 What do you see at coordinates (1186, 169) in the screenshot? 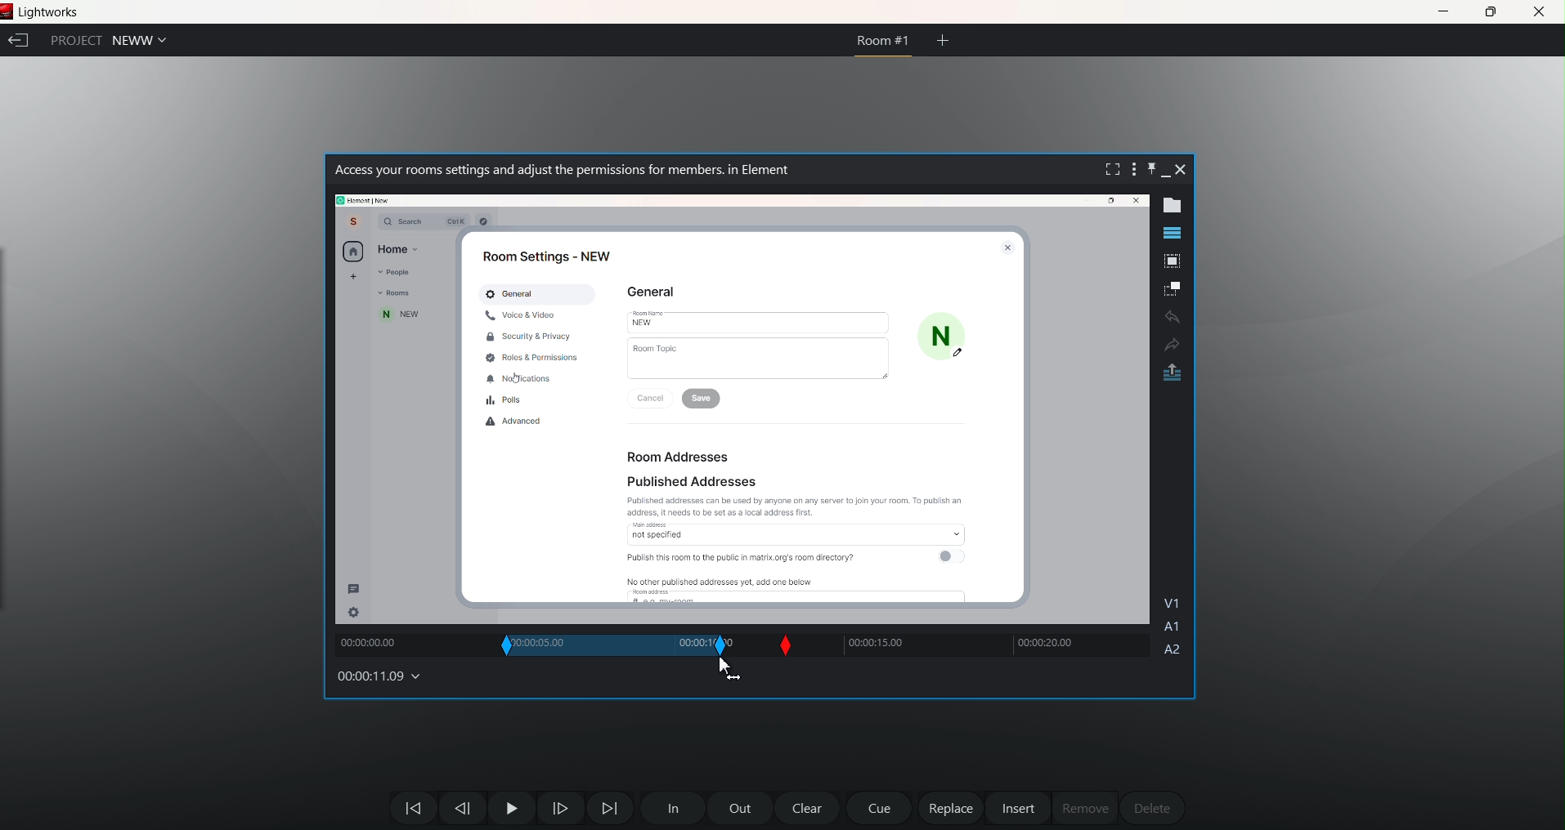
I see `close` at bounding box center [1186, 169].